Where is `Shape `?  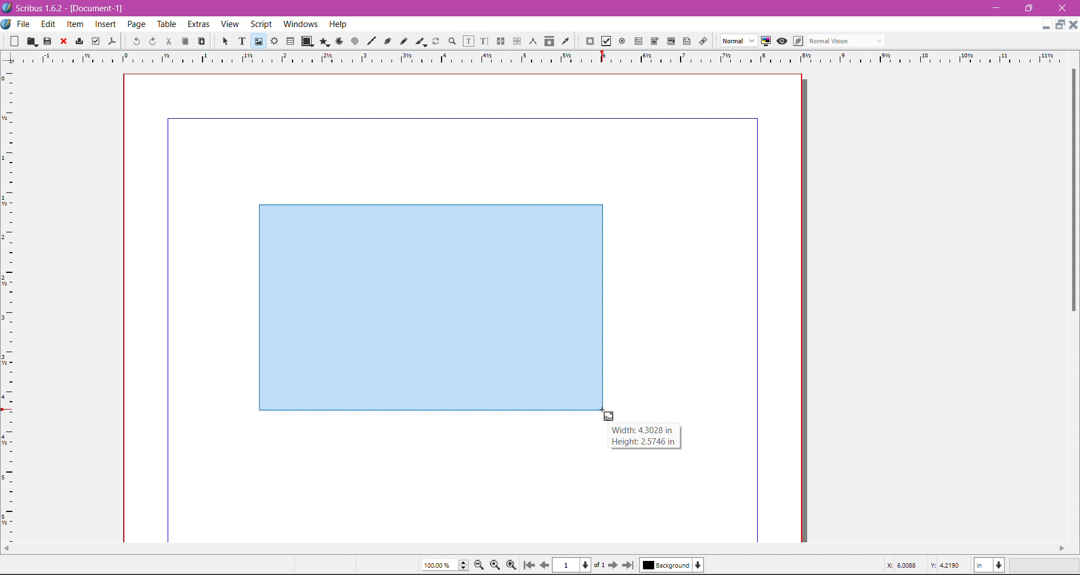 Shape  is located at coordinates (307, 42).